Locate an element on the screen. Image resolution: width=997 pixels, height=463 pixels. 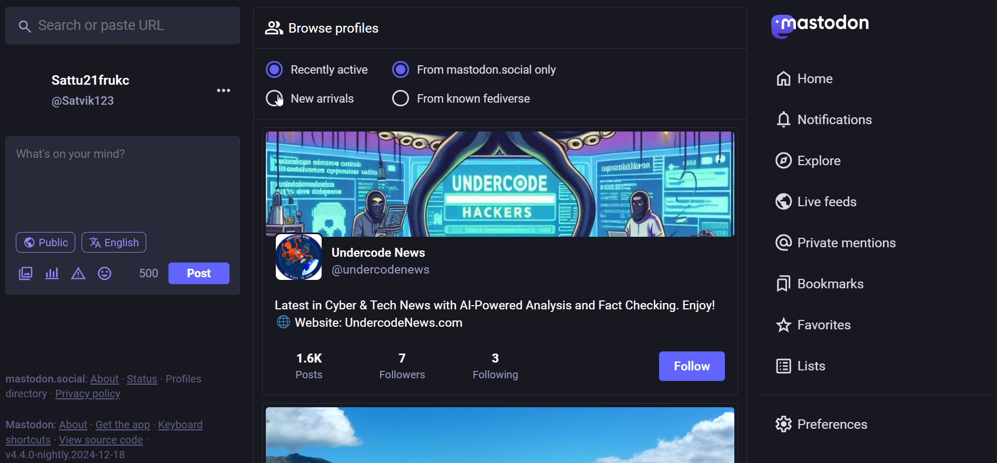
notifications is located at coordinates (837, 120).